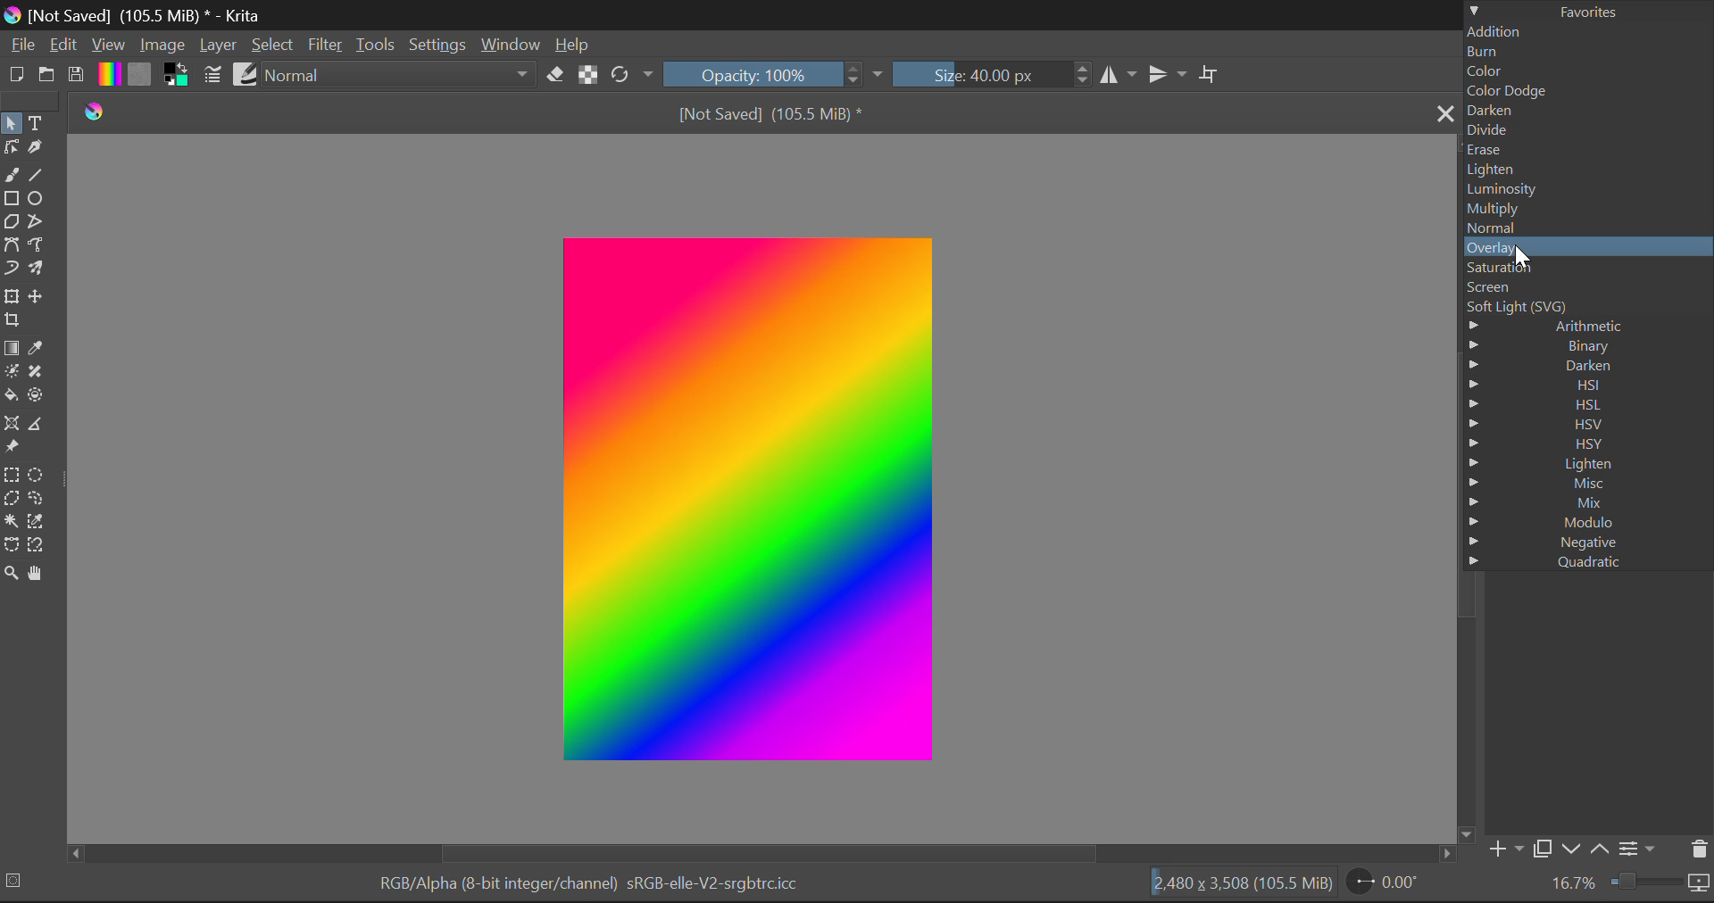 This screenshot has width=1714, height=903. Describe the element at coordinates (633, 74) in the screenshot. I see `Rotation` at that location.